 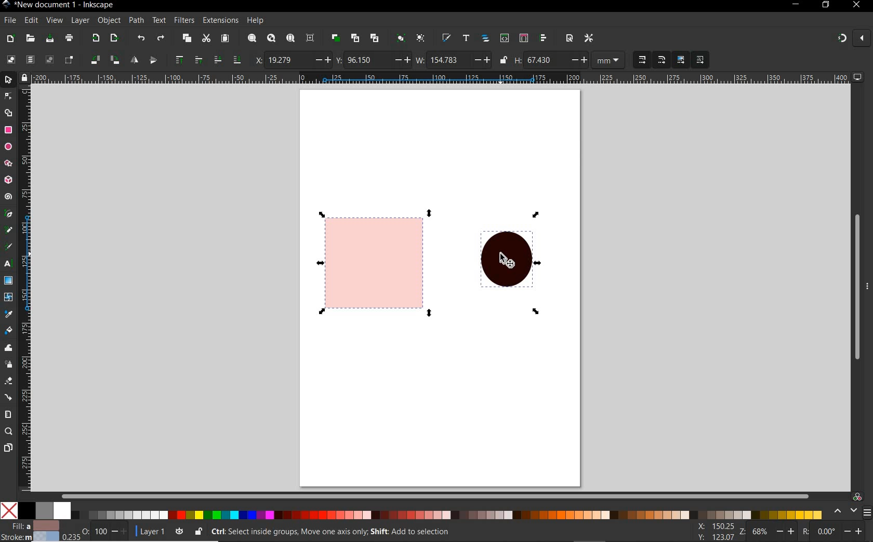 What do you see at coordinates (69, 60) in the screenshot?
I see `toggle selection box` at bounding box center [69, 60].